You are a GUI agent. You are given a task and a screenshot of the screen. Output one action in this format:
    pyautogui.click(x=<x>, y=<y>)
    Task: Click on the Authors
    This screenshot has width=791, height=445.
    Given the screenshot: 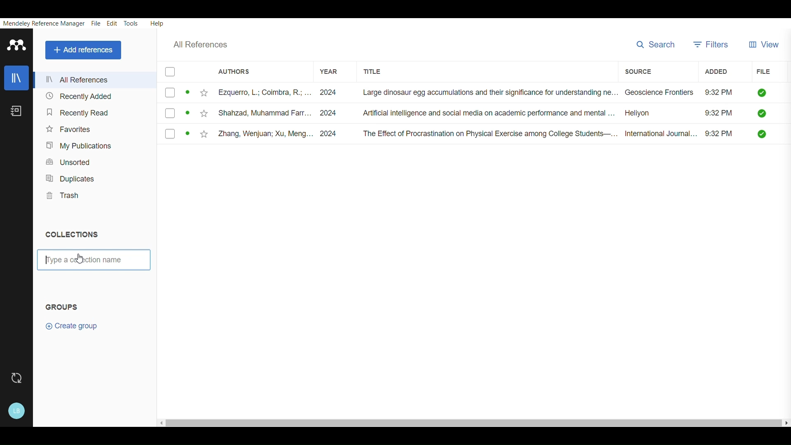 What is the action you would take?
    pyautogui.click(x=234, y=71)
    